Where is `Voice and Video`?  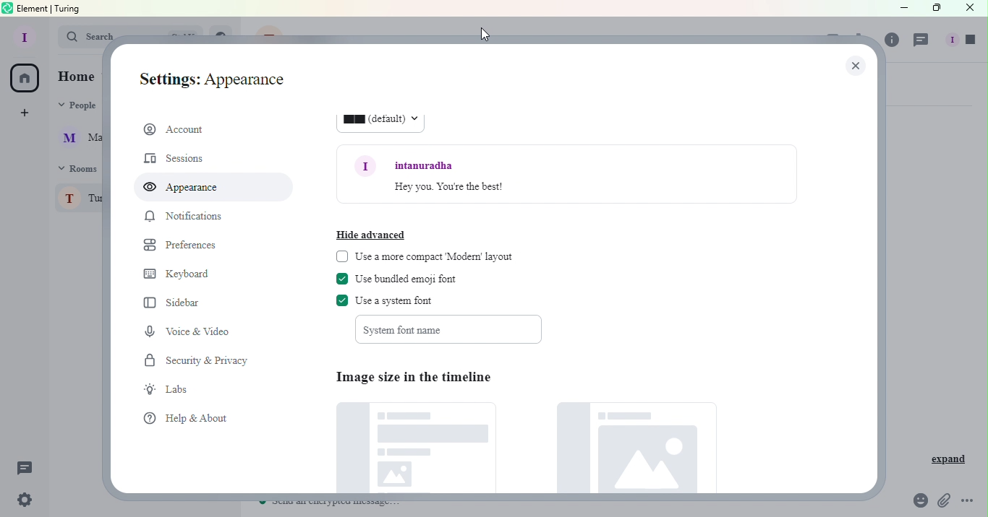
Voice and Video is located at coordinates (189, 331).